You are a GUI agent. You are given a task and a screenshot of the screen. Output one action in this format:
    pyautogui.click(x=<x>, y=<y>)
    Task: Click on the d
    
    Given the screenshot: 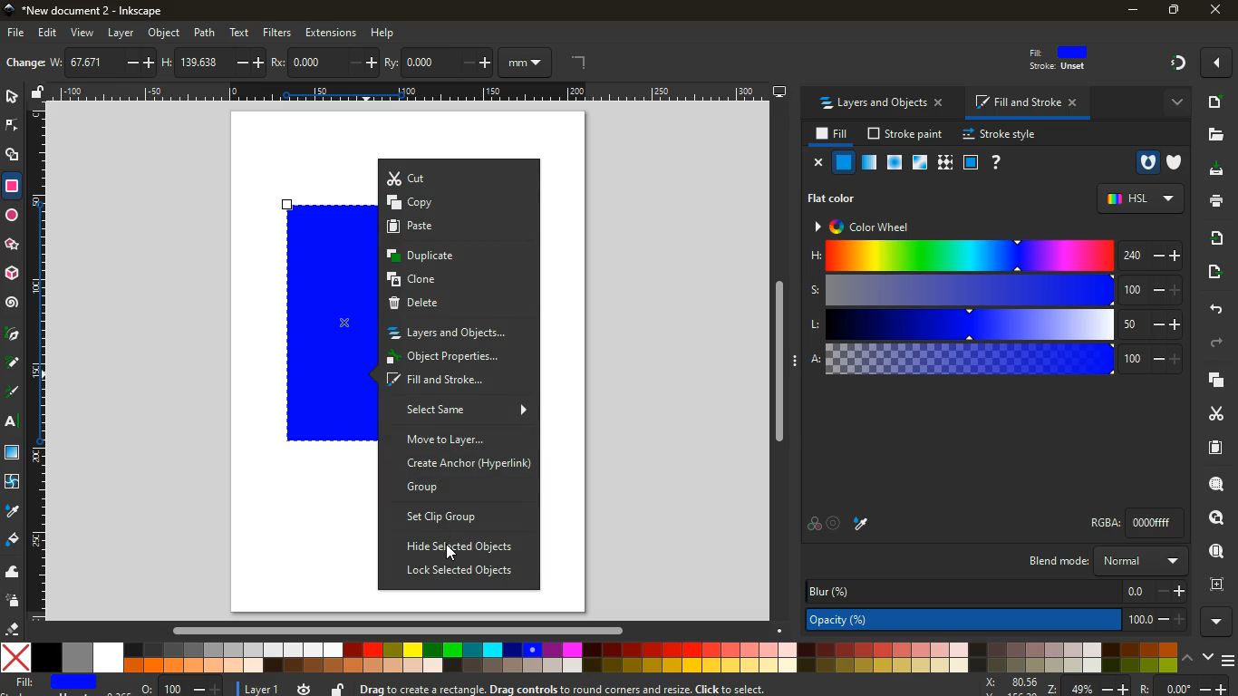 What is the action you would take?
    pyautogui.click(x=14, y=362)
    